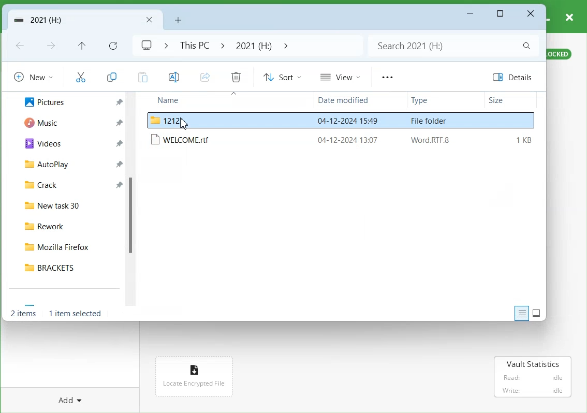 This screenshot has height=413, width=587. What do you see at coordinates (532, 391) in the screenshot?
I see `‘Write: idle` at bounding box center [532, 391].